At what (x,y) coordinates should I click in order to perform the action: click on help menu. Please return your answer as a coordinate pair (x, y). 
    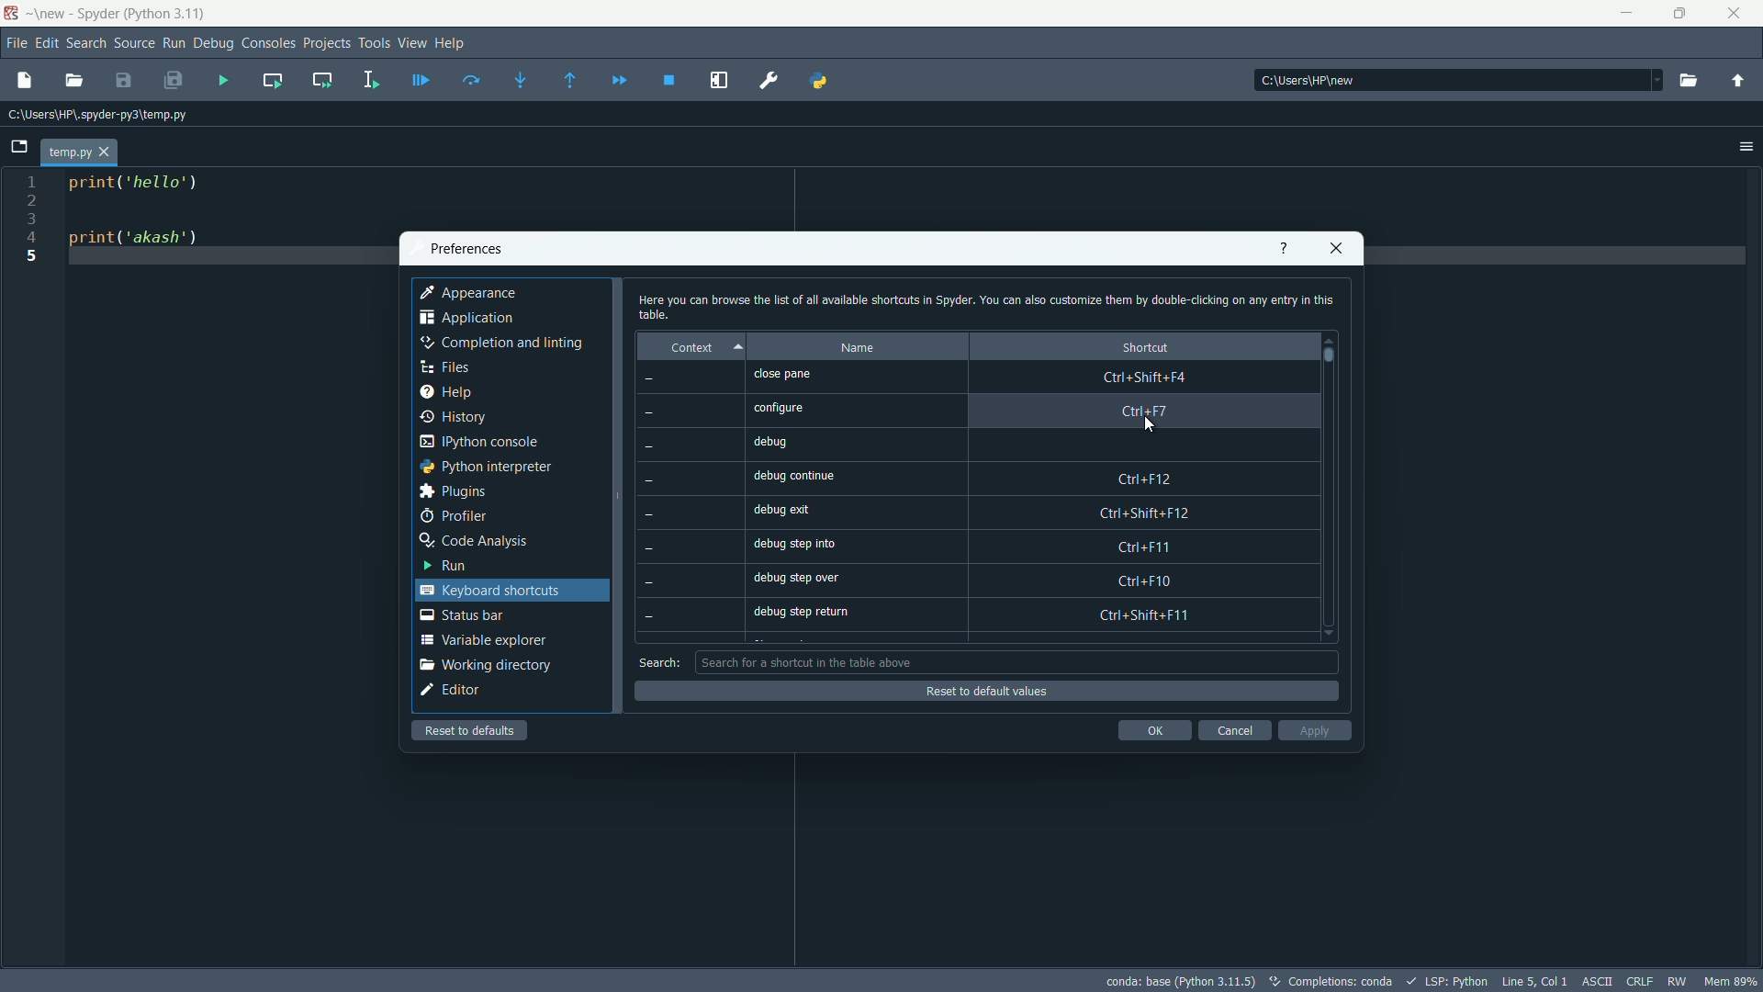
    Looking at the image, I should click on (451, 42).